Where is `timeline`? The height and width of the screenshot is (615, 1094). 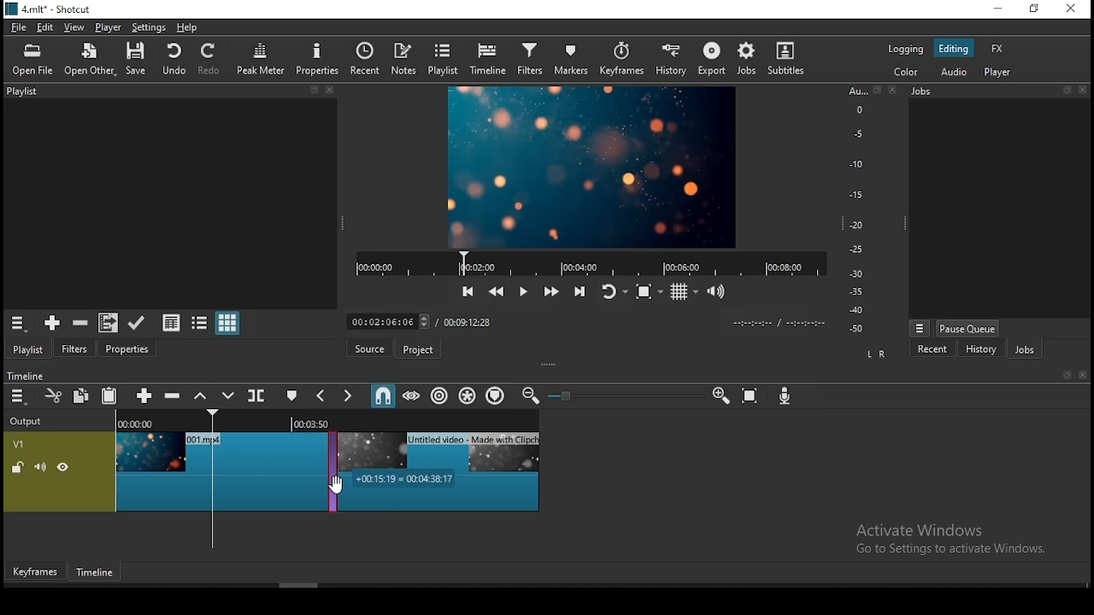
timeline is located at coordinates (24, 374).